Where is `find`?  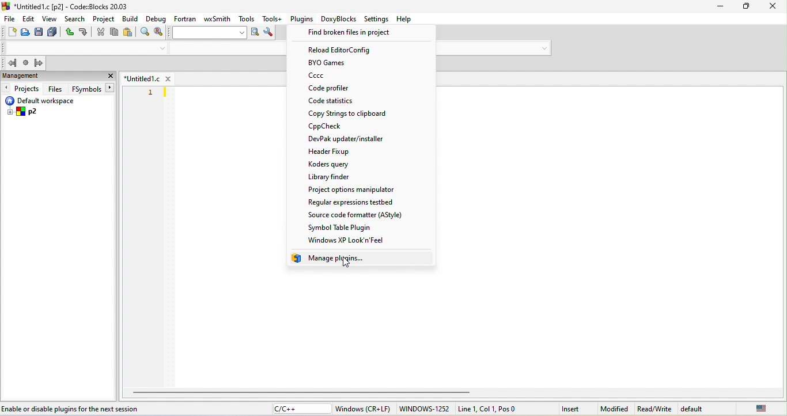 find is located at coordinates (147, 32).